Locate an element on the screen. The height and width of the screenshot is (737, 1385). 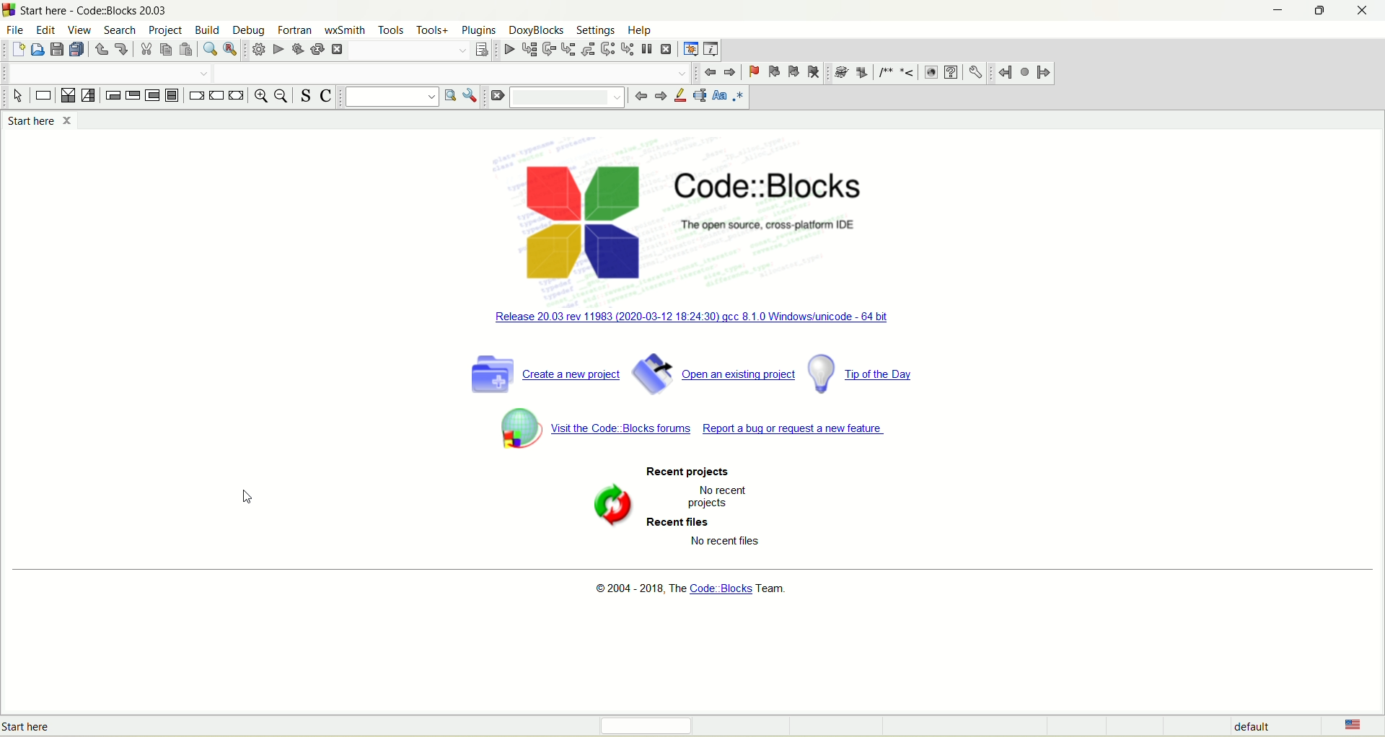
build is located at coordinates (258, 50).